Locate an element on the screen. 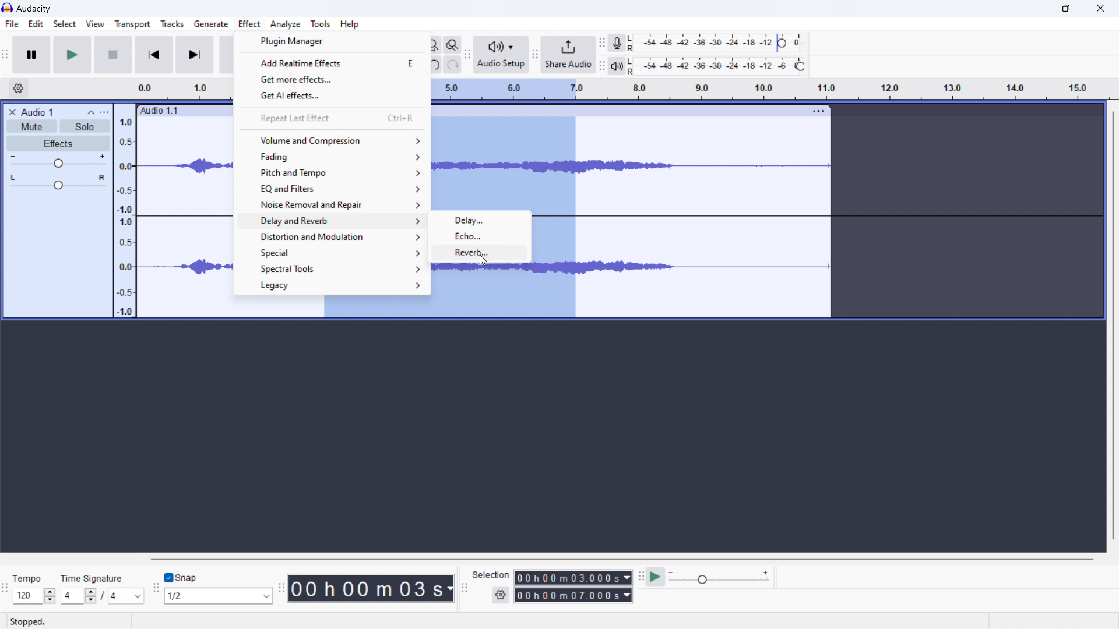  Effect is located at coordinates (251, 23).